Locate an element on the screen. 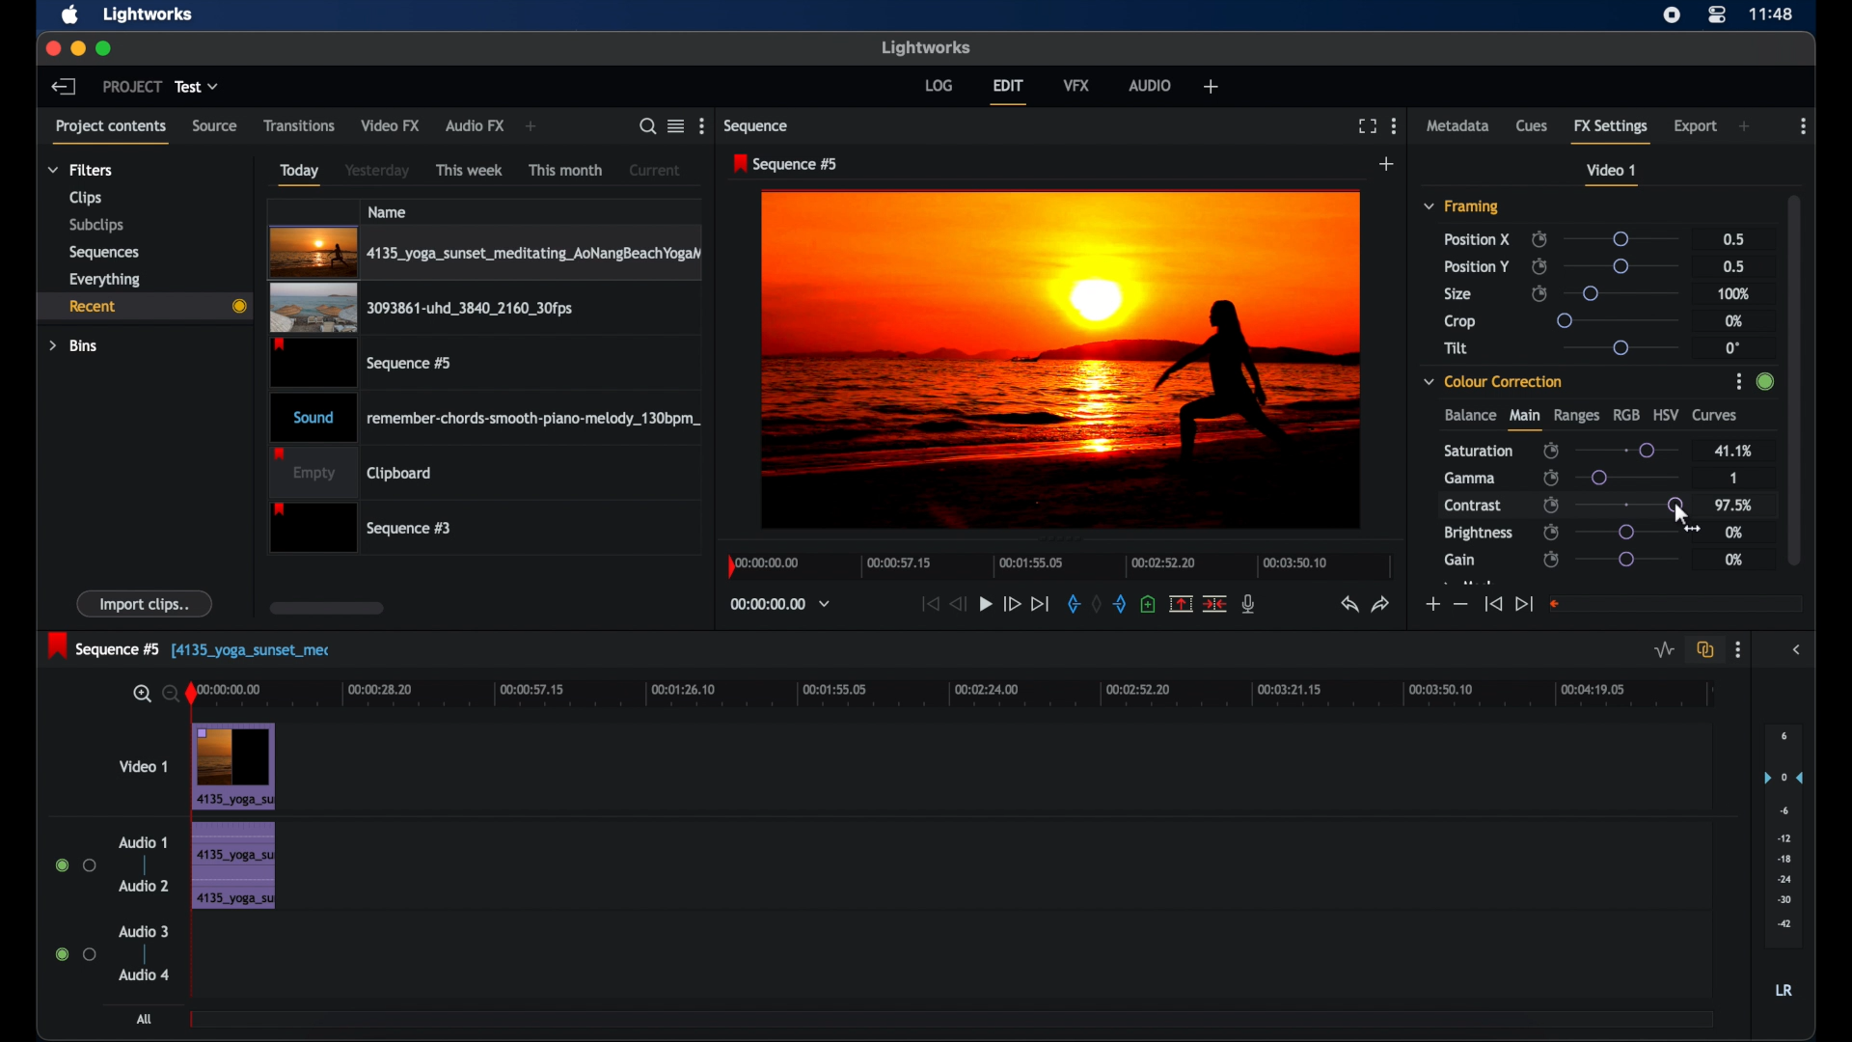 The width and height of the screenshot is (1852, 1042). position is located at coordinates (1477, 266).